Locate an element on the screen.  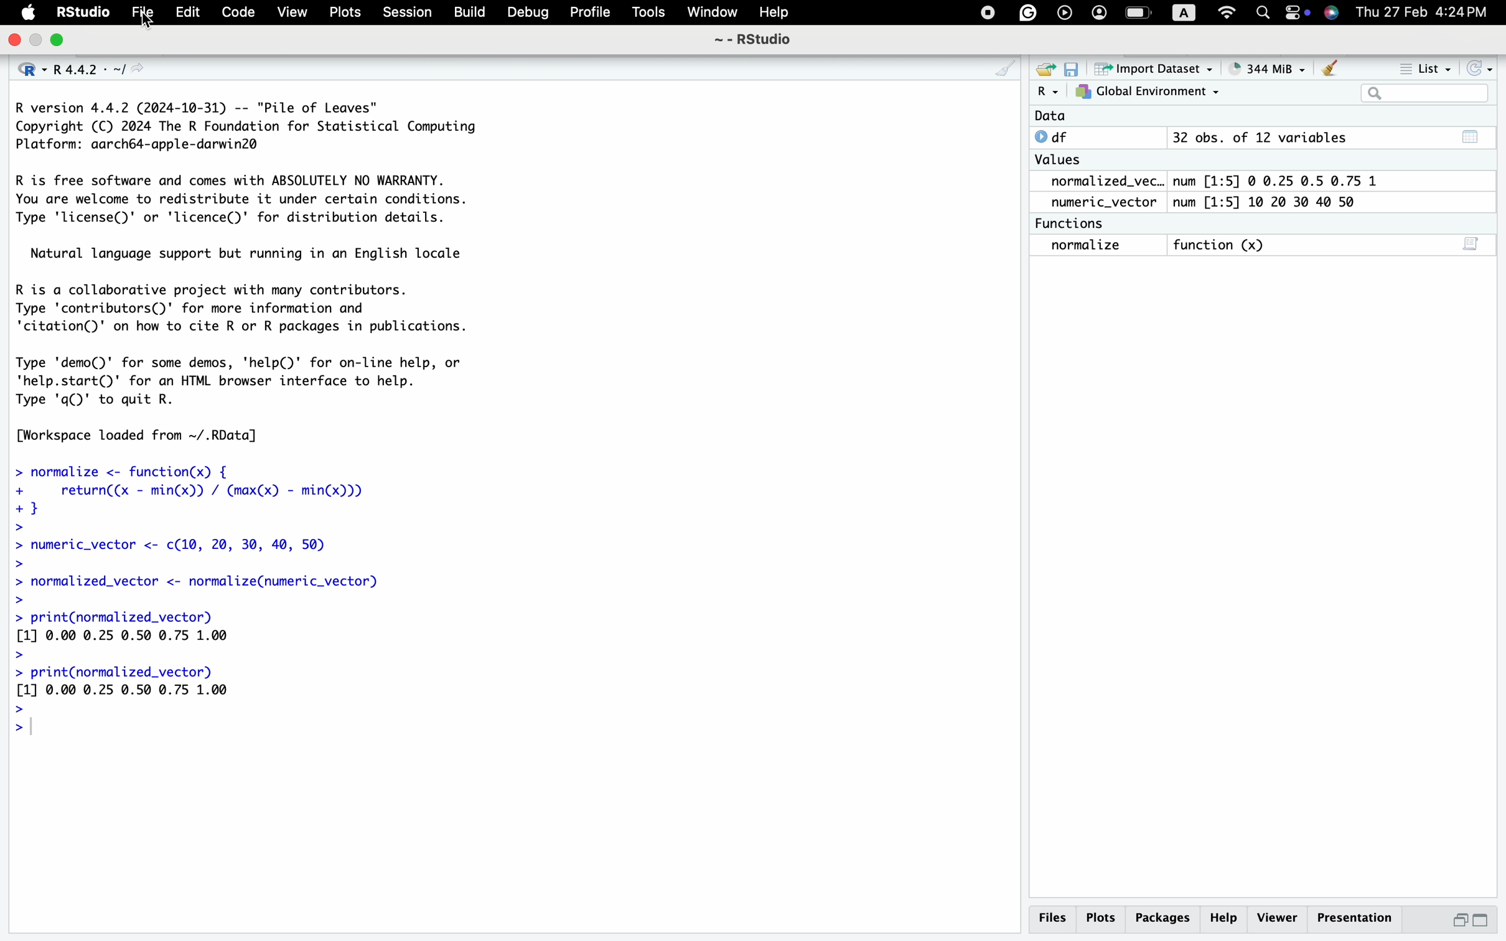
Plots is located at coordinates (1103, 920).